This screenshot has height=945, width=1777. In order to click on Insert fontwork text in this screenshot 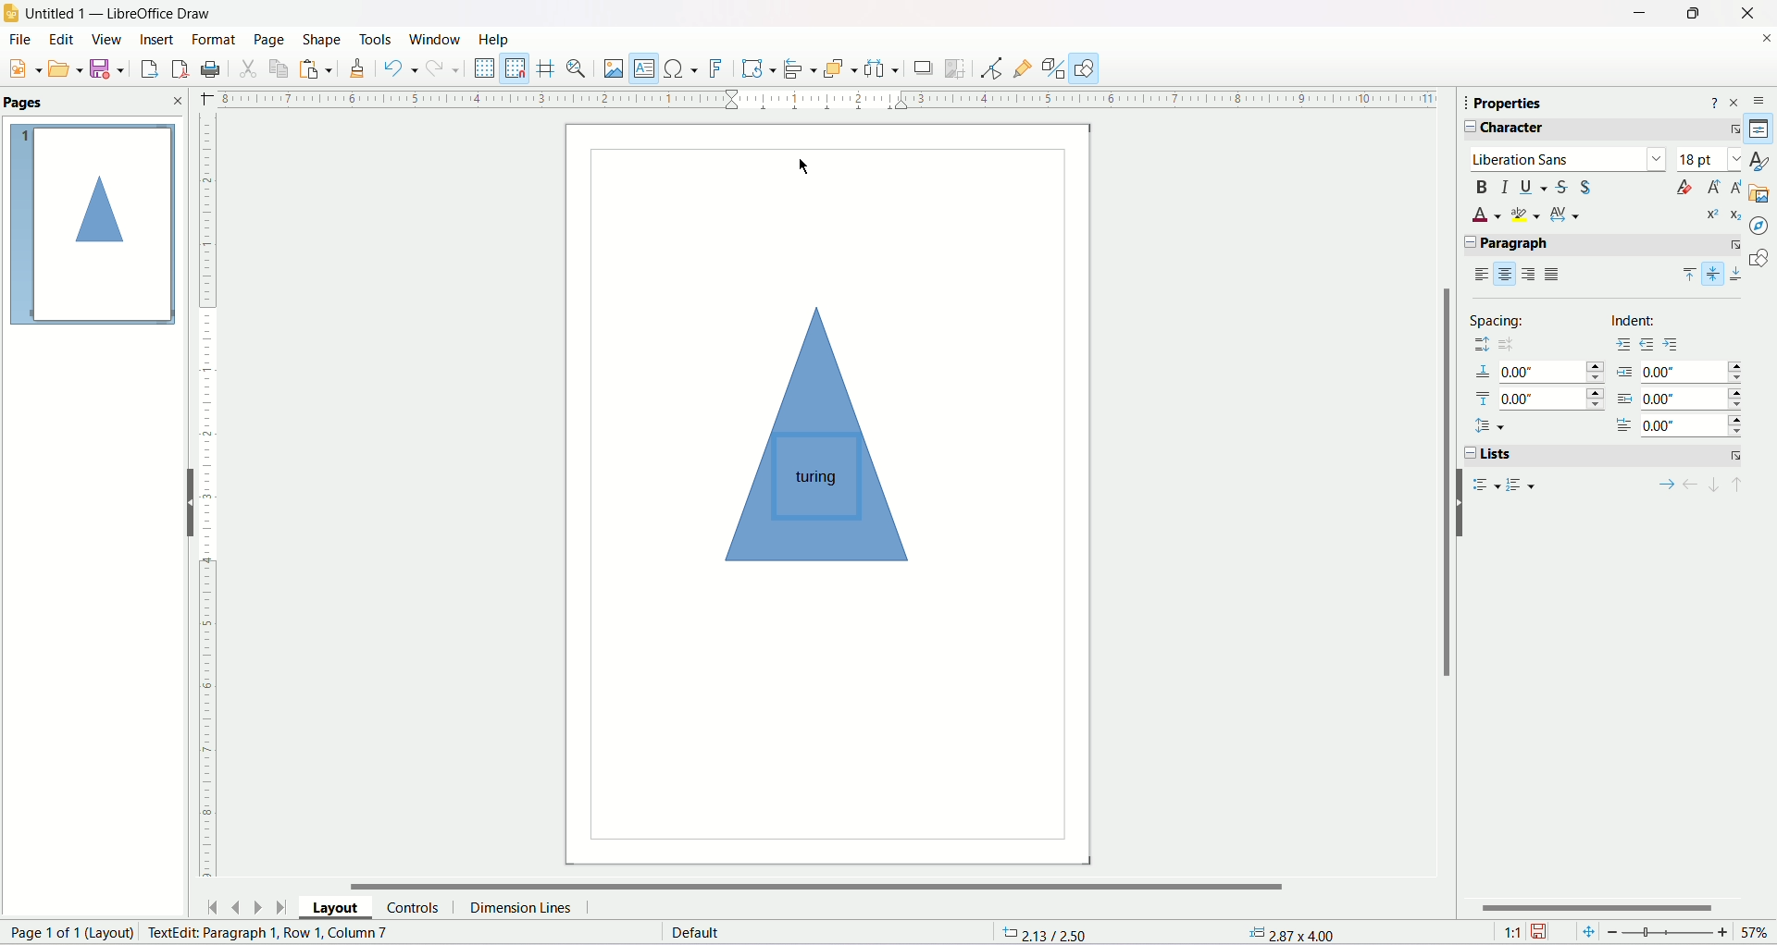, I will do `click(717, 67)`.